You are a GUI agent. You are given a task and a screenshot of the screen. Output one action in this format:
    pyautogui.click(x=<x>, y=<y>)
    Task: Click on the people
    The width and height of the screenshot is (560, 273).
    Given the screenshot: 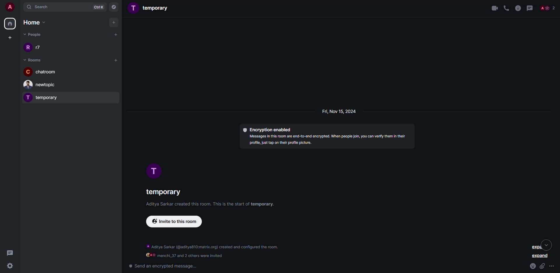 What is the action you would take?
    pyautogui.click(x=34, y=35)
    